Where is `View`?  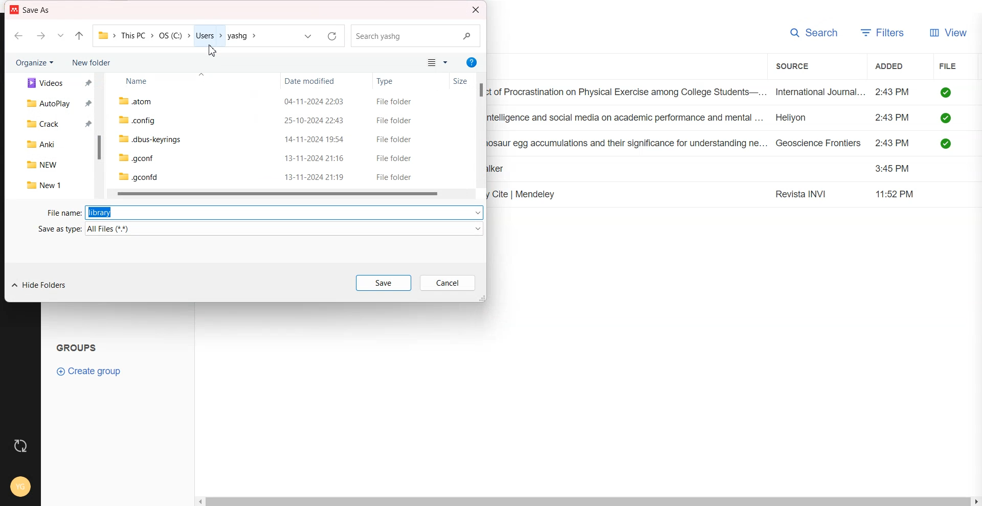 View is located at coordinates (949, 34).